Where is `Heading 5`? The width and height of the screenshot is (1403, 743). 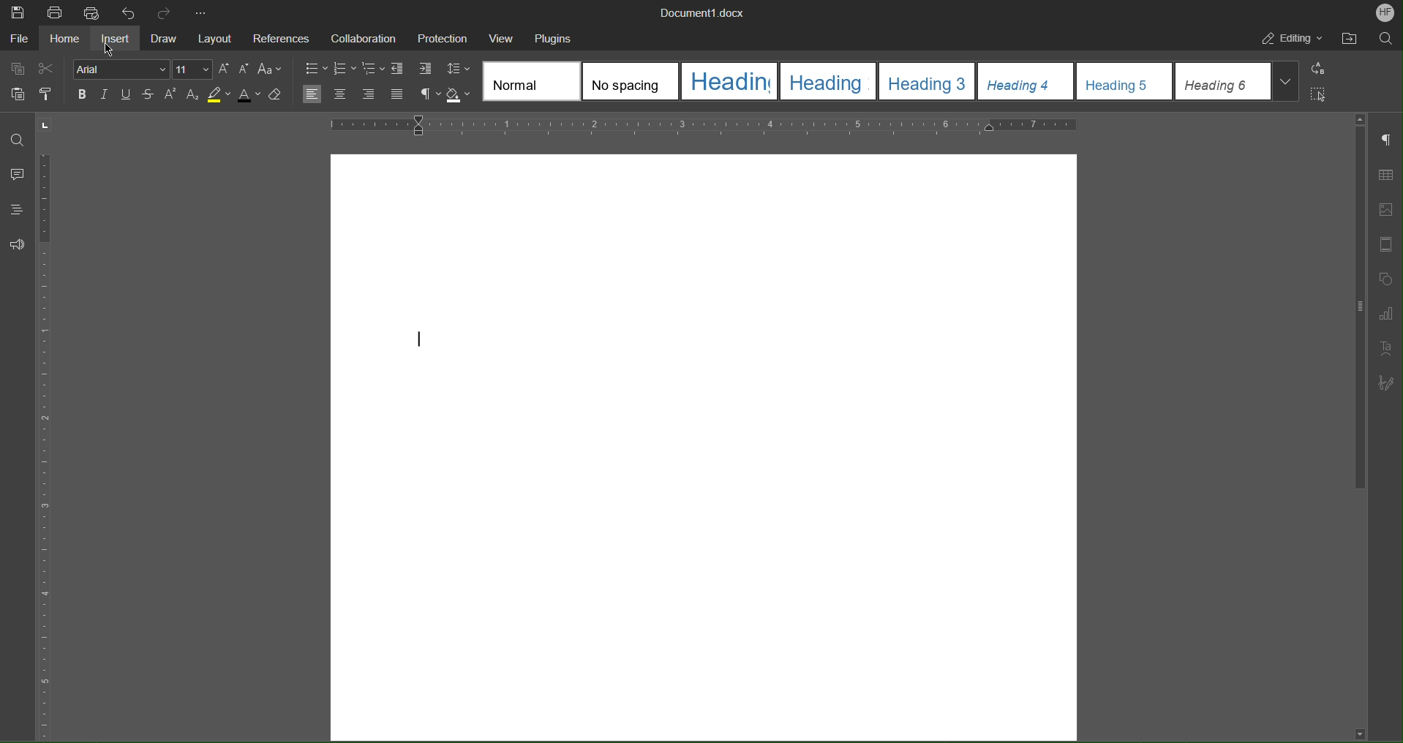 Heading 5 is located at coordinates (1124, 81).